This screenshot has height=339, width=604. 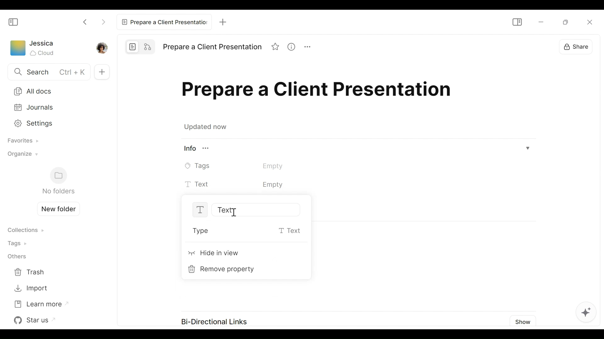 What do you see at coordinates (165, 21) in the screenshot?
I see `Current tab` at bounding box center [165, 21].